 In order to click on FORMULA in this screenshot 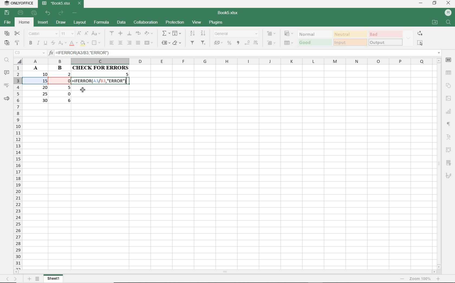, I will do `click(101, 23)`.